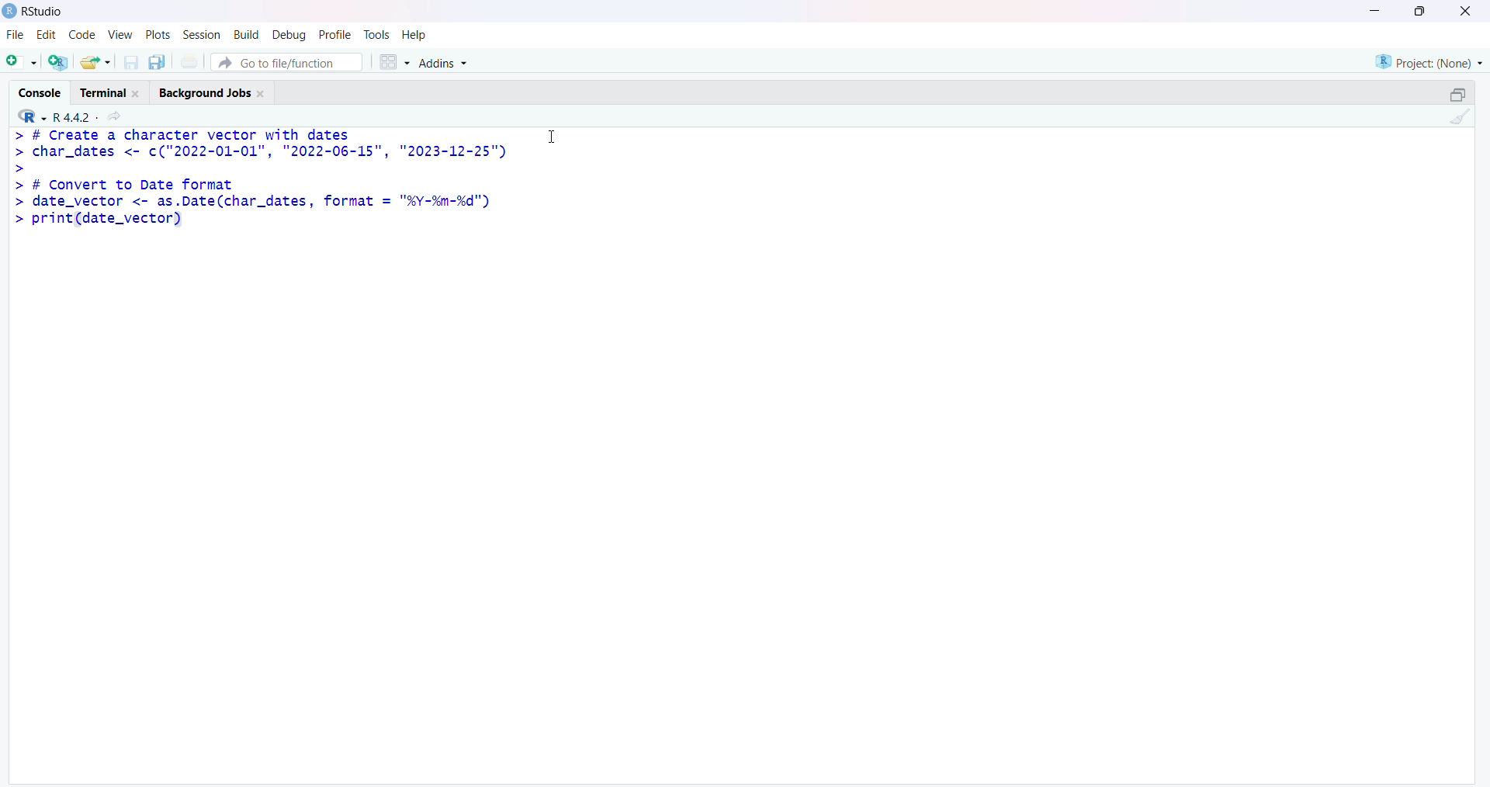  I want to click on Edit, so click(46, 38).